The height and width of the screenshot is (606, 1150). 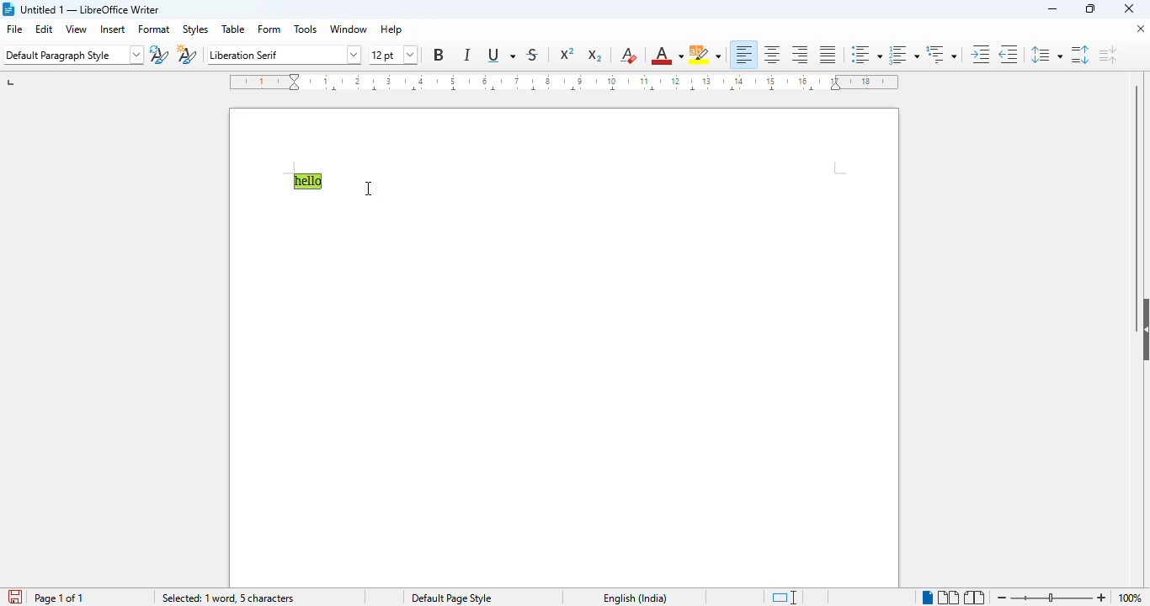 What do you see at coordinates (270, 29) in the screenshot?
I see `form` at bounding box center [270, 29].